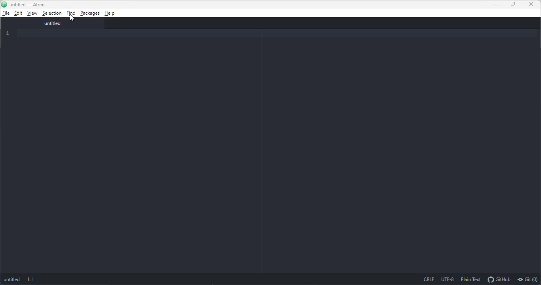  I want to click on maximize, so click(512, 4).